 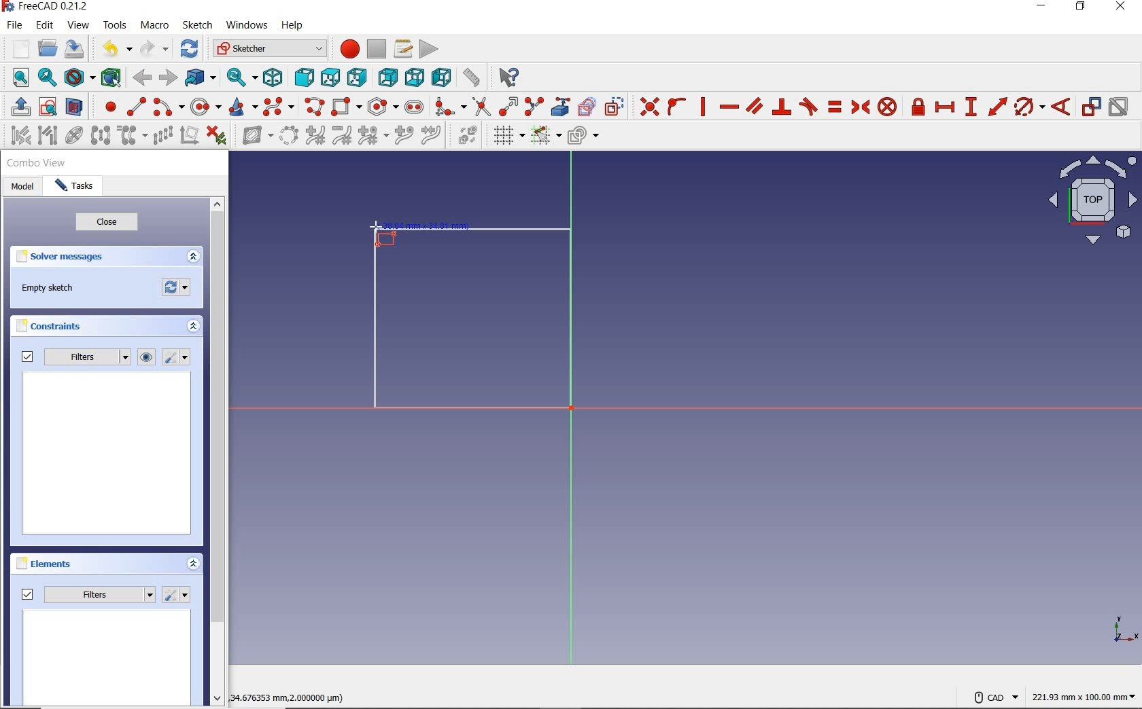 What do you see at coordinates (192, 563) in the screenshot?
I see `expand` at bounding box center [192, 563].